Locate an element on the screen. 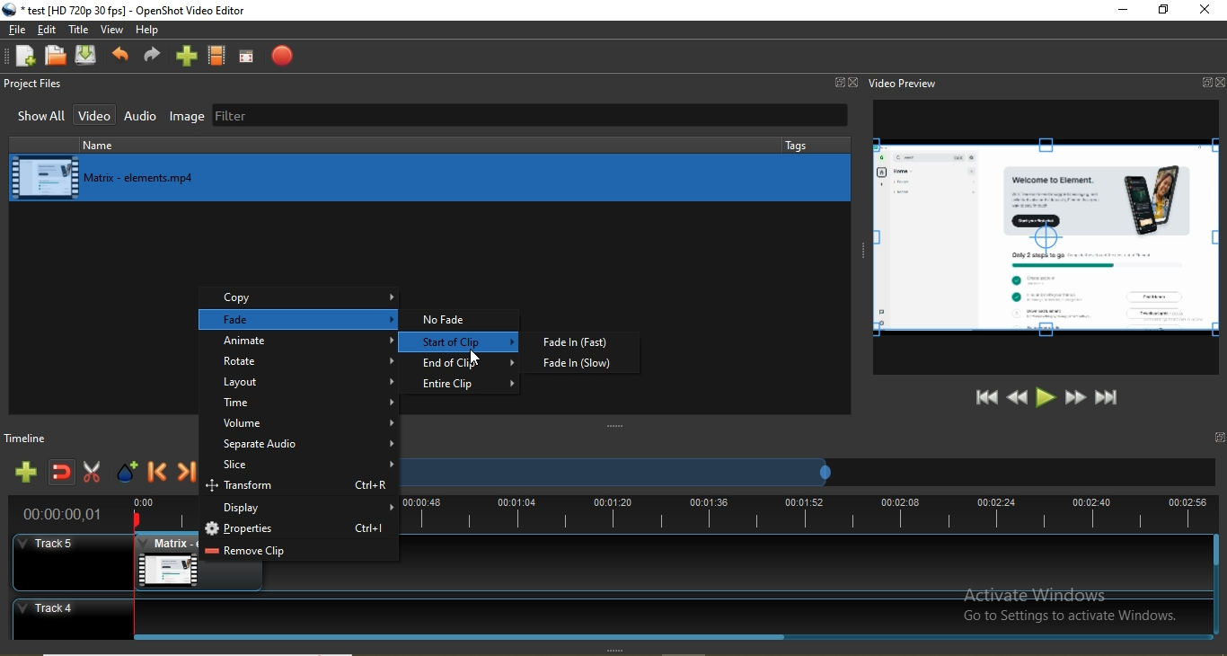 The image size is (1227, 656). media library is located at coordinates (430, 176).